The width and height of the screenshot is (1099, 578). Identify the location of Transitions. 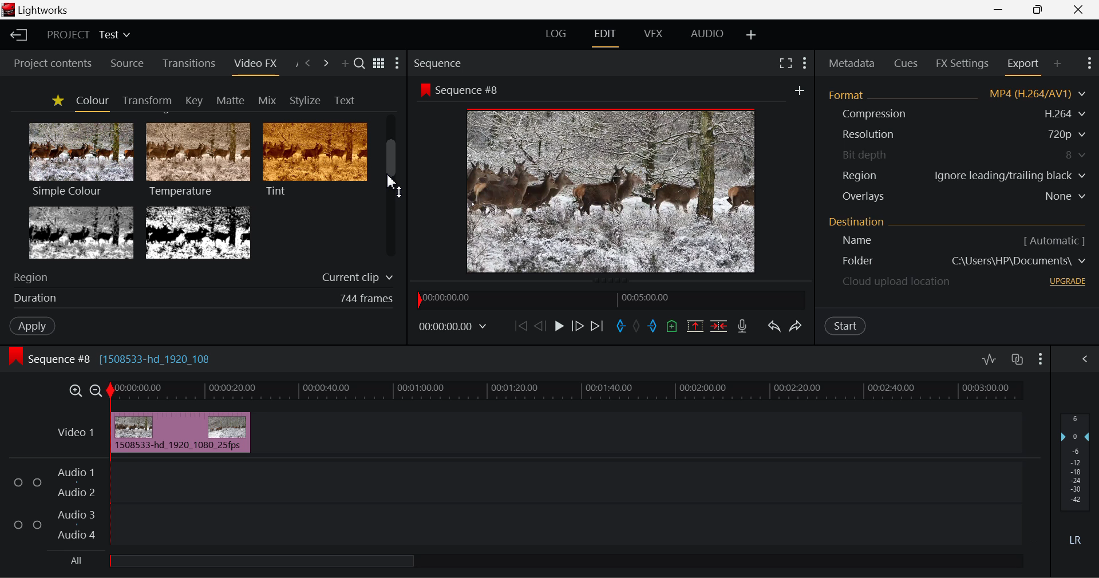
(188, 64).